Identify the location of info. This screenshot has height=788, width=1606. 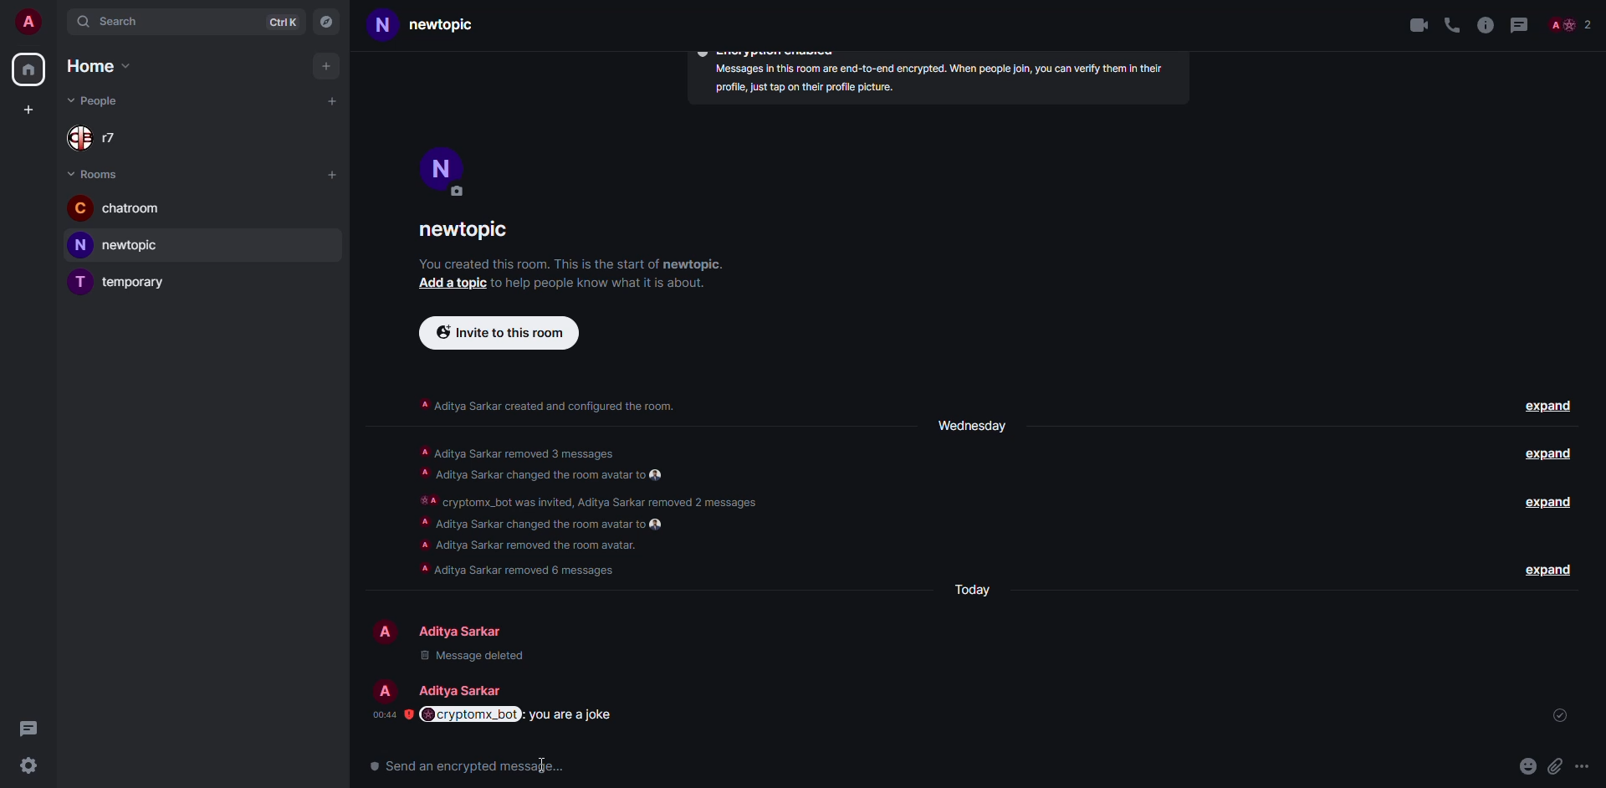
(933, 81).